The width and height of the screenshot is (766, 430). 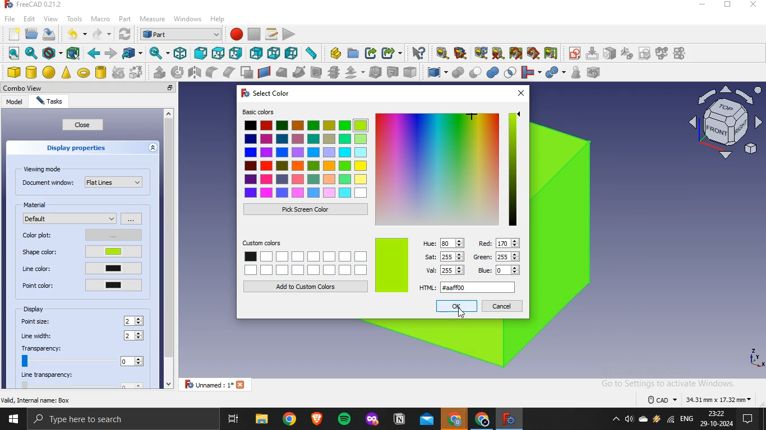 I want to click on right, so click(x=236, y=54).